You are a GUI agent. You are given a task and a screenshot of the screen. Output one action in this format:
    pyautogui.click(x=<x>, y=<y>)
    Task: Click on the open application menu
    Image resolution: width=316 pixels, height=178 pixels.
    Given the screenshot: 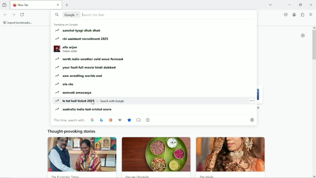 What is the action you would take?
    pyautogui.click(x=311, y=14)
    